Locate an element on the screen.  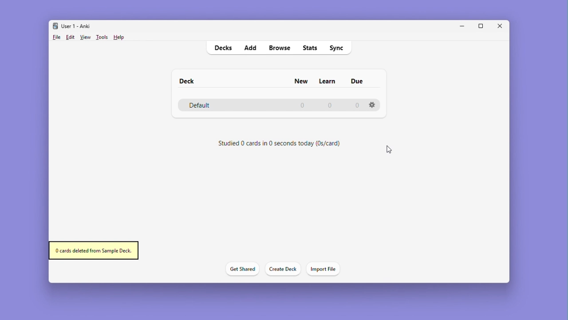
User 1 - Anki is located at coordinates (74, 26).